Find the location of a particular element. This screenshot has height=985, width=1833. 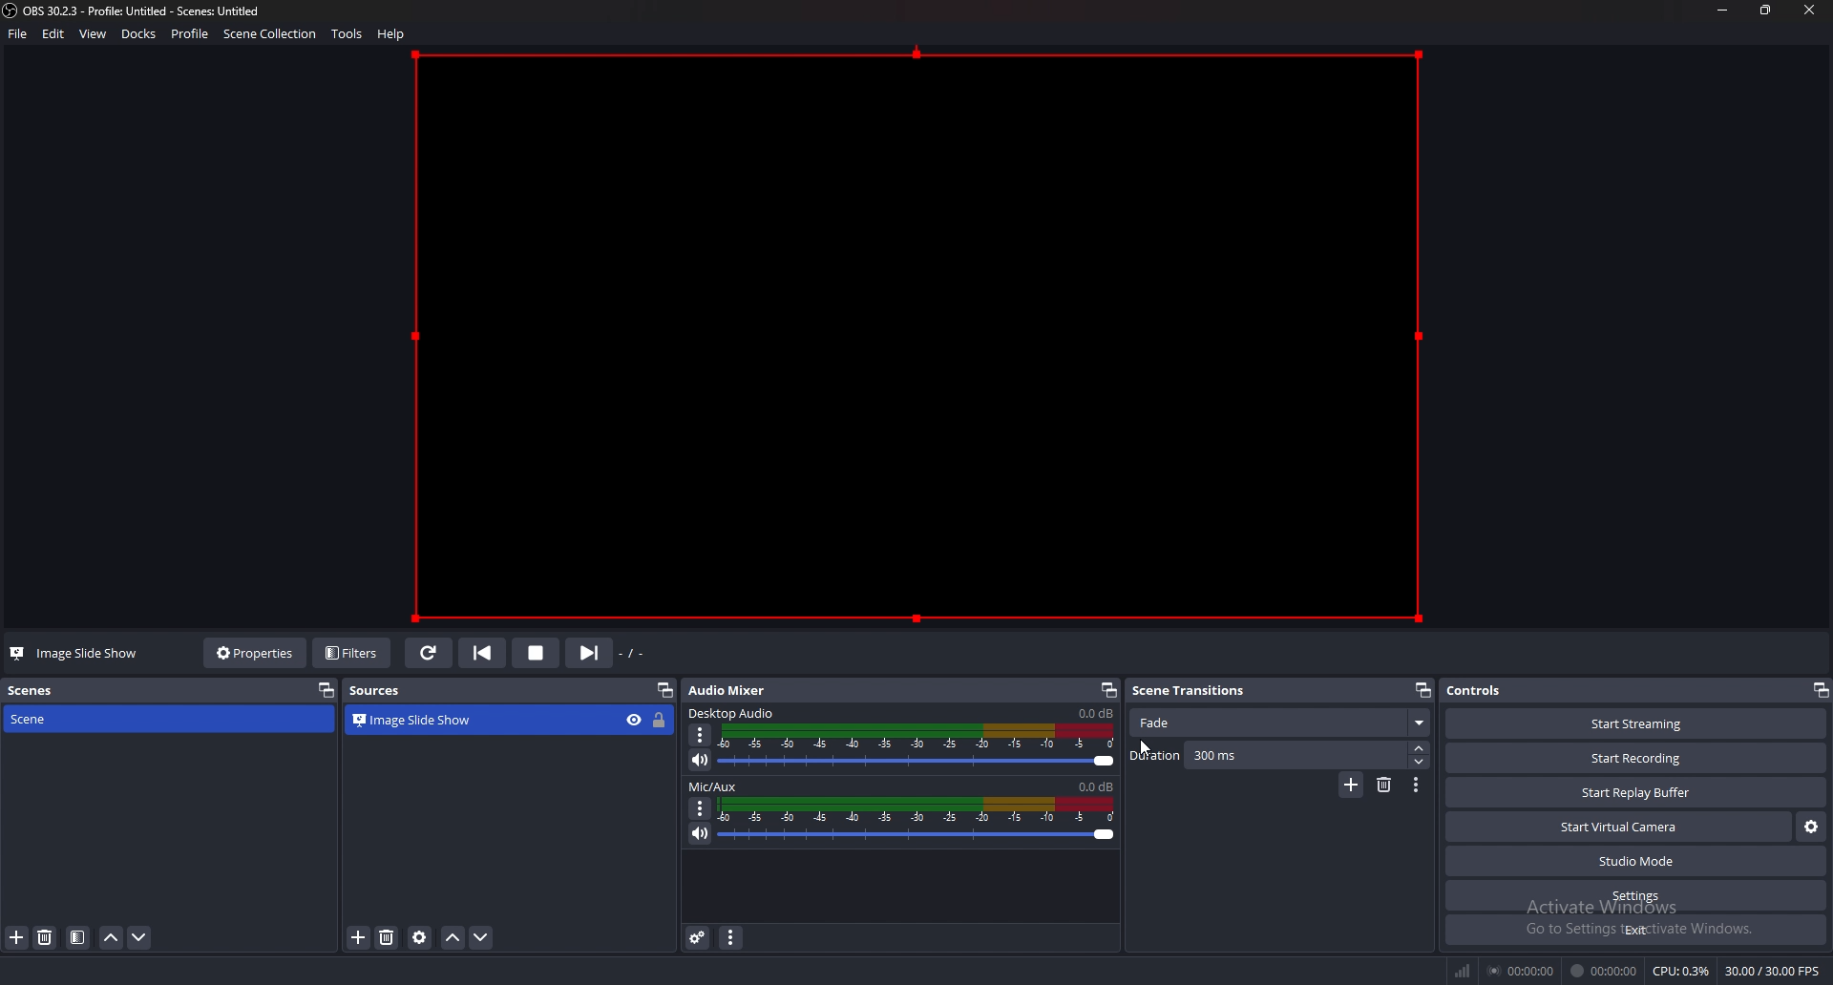

pop out is located at coordinates (1106, 691).